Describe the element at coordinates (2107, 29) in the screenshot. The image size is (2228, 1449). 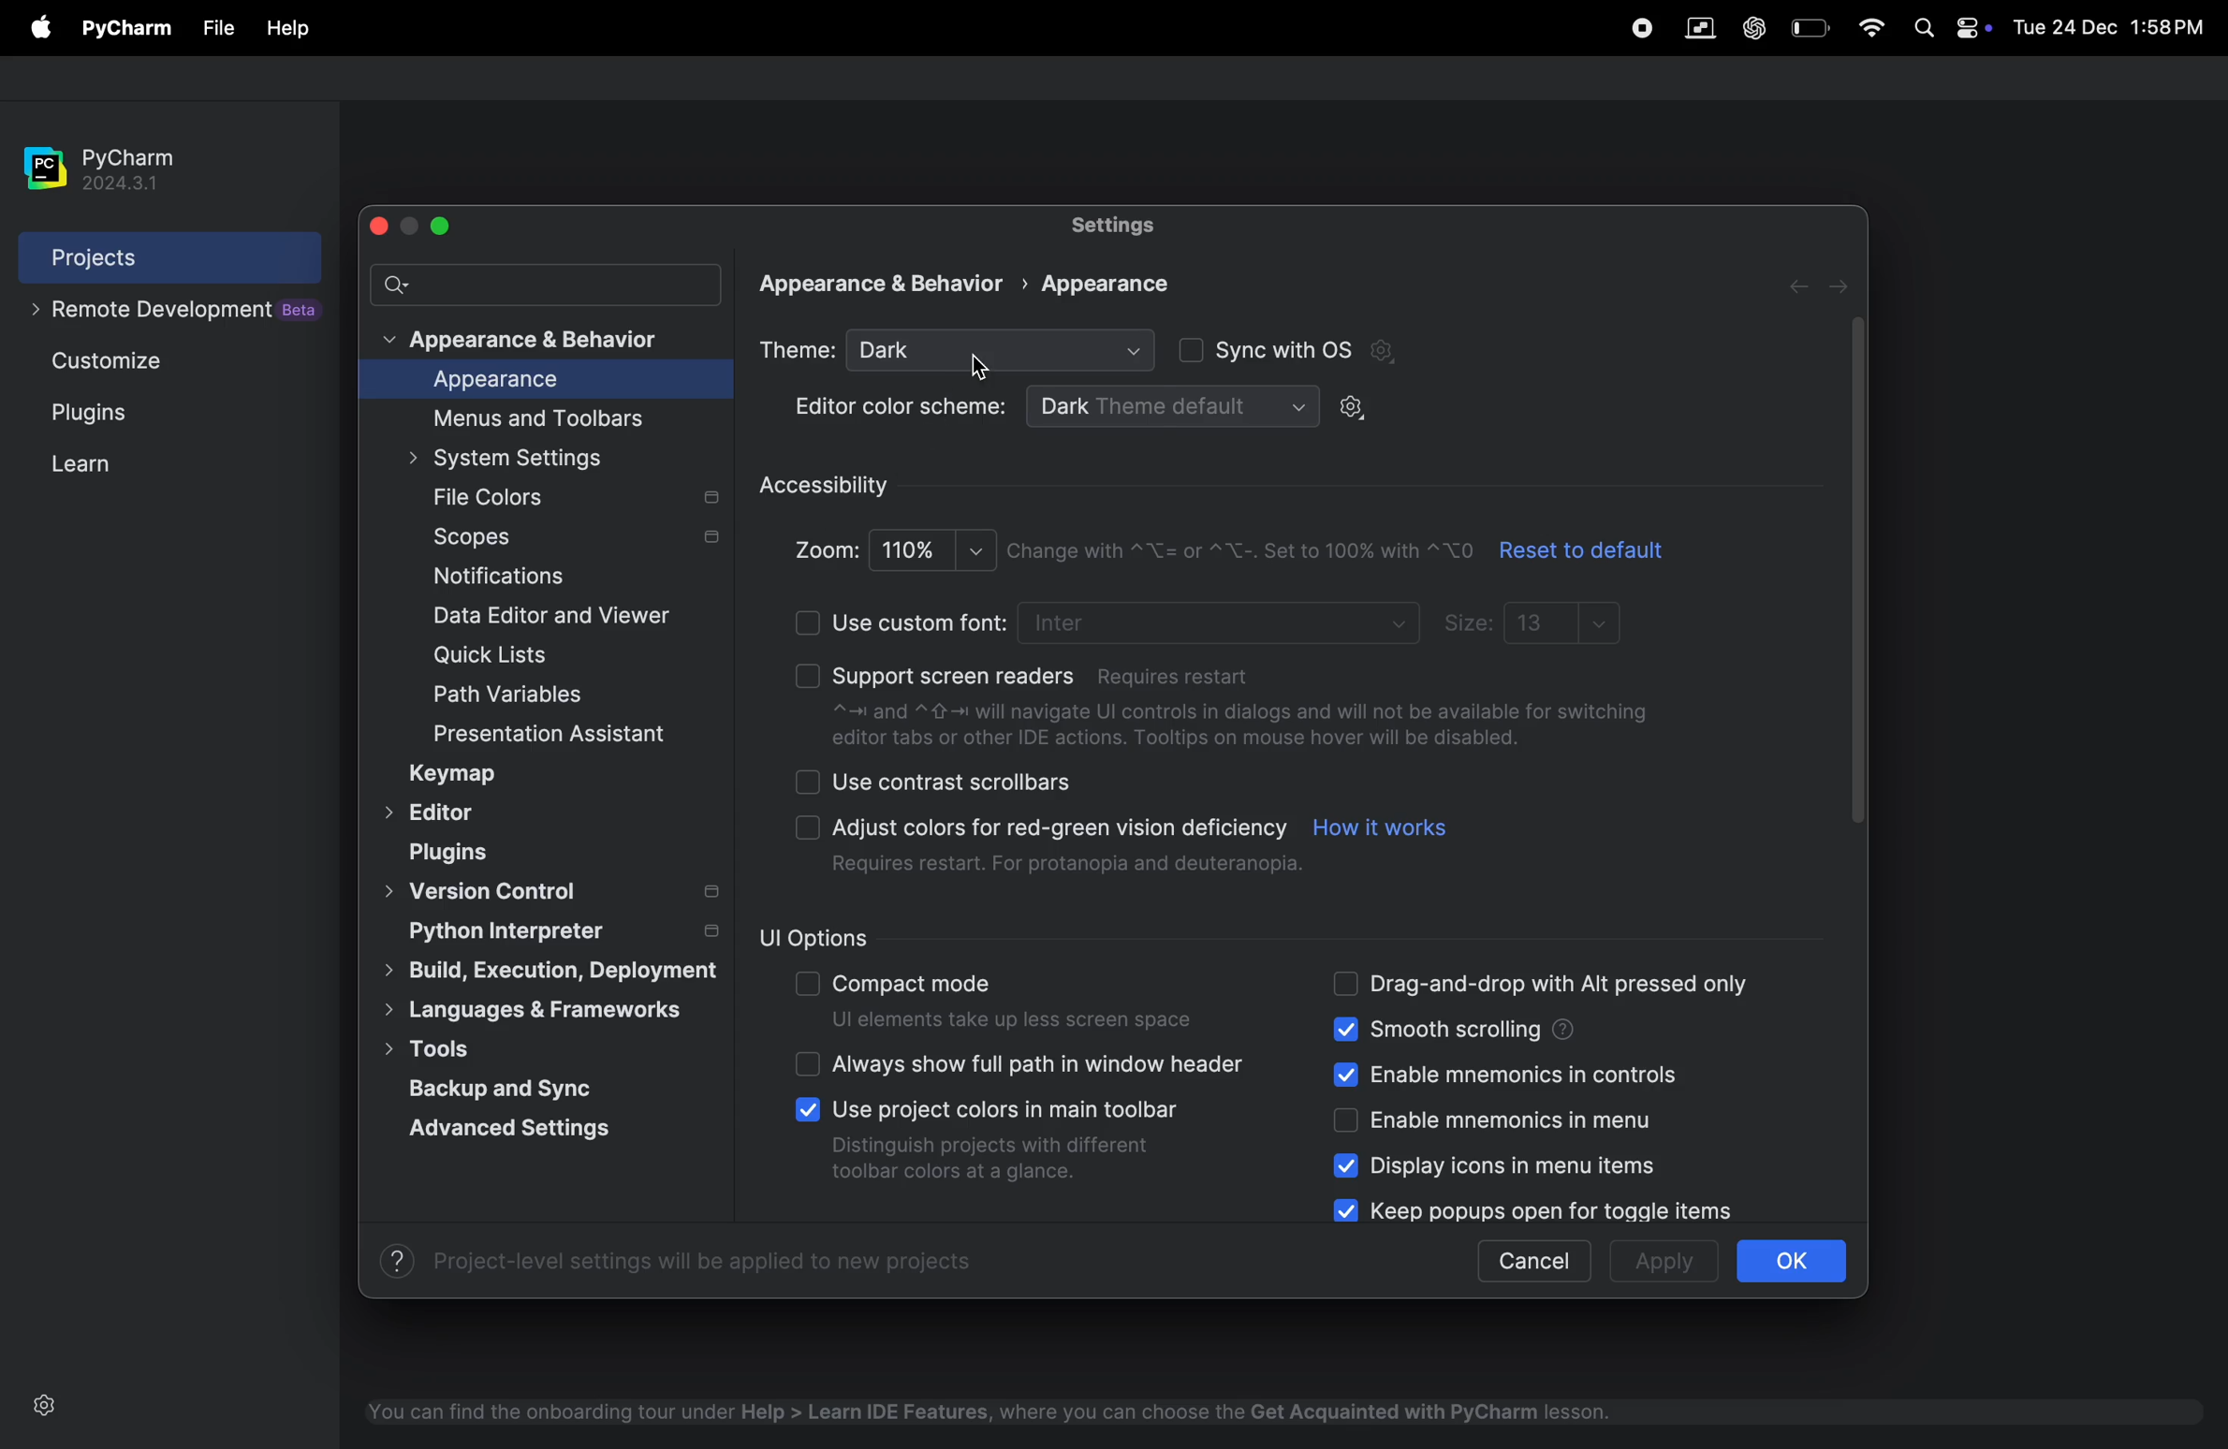
I see `Tue 24 Dec 1:58PM` at that location.